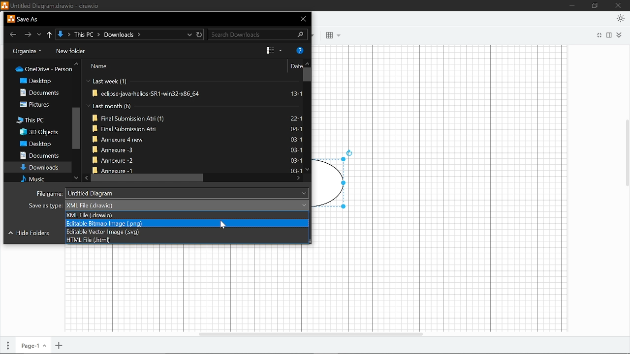  I want to click on Collapse, so click(620, 35).